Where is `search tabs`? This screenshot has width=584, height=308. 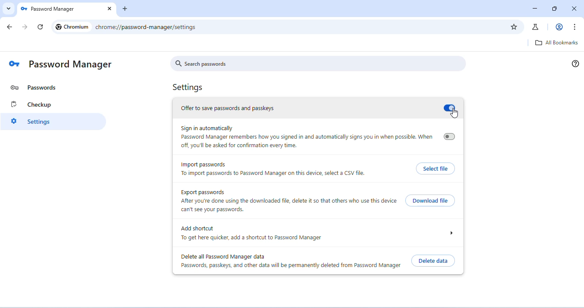 search tabs is located at coordinates (9, 9).